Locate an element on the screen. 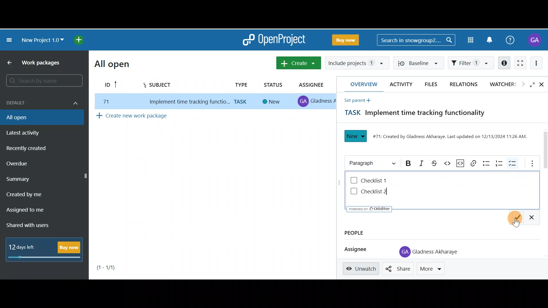  Bold is located at coordinates (406, 164).